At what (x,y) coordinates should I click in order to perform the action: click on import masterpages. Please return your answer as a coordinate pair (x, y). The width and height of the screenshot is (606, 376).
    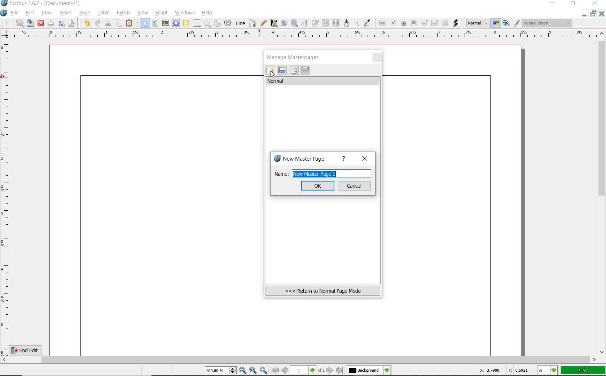
    Looking at the image, I should click on (281, 70).